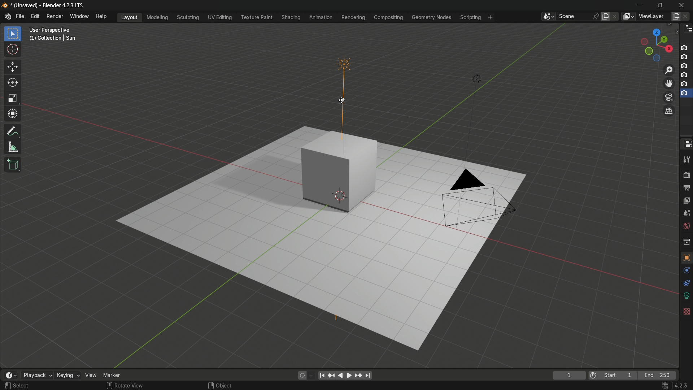 The height and width of the screenshot is (390, 693). Describe the element at coordinates (90, 375) in the screenshot. I see `view` at that location.